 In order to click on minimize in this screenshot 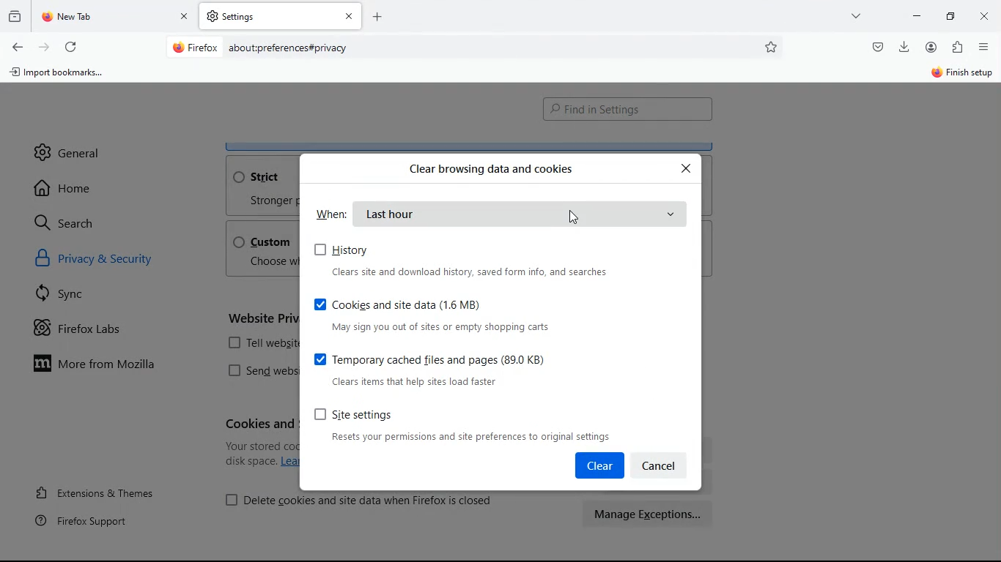, I will do `click(954, 15)`.